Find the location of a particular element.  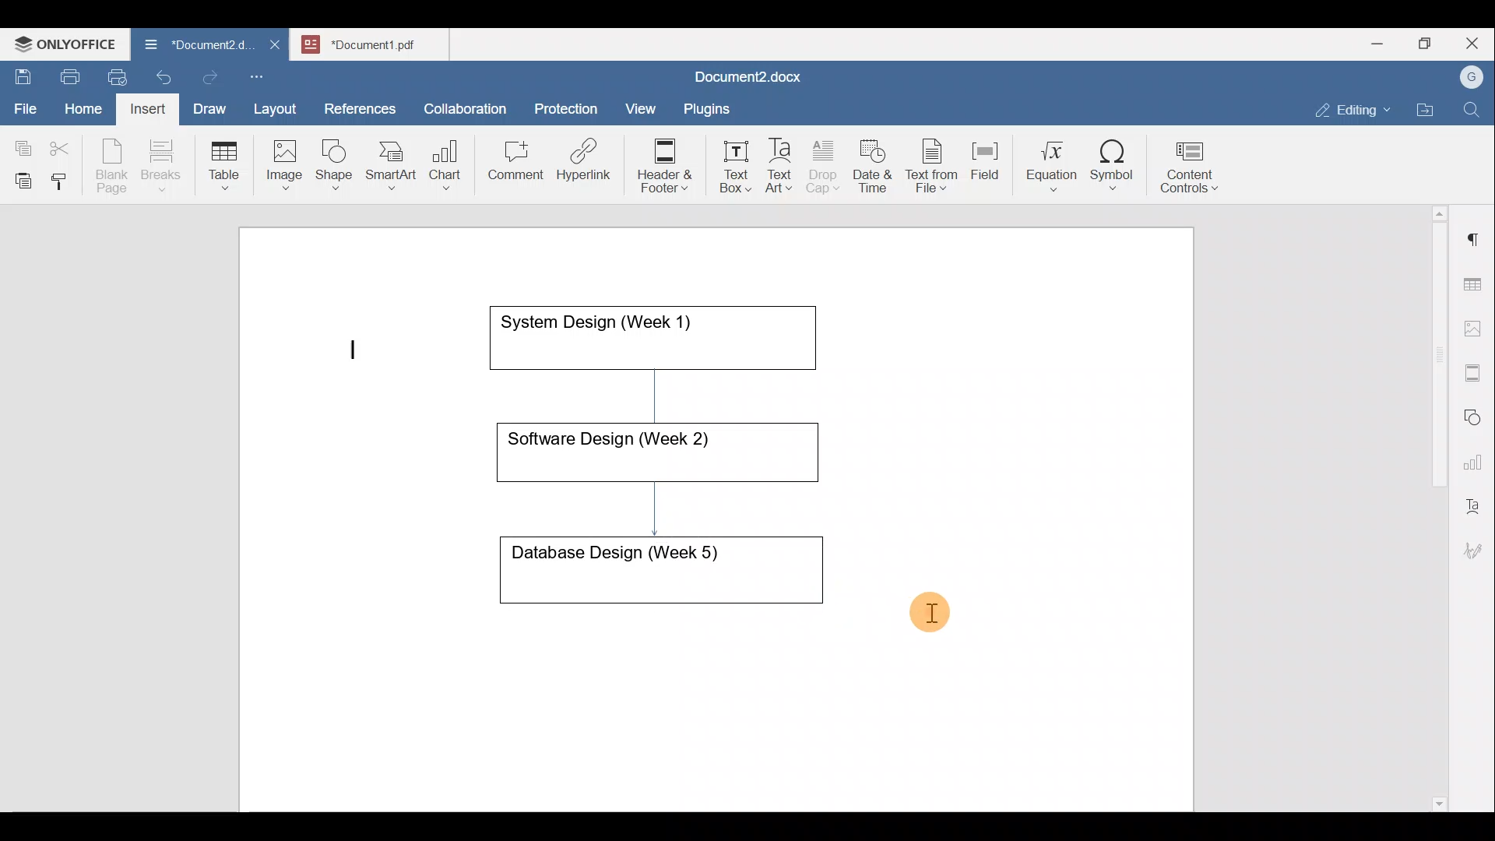

Paragraph settings is located at coordinates (1475, 233).